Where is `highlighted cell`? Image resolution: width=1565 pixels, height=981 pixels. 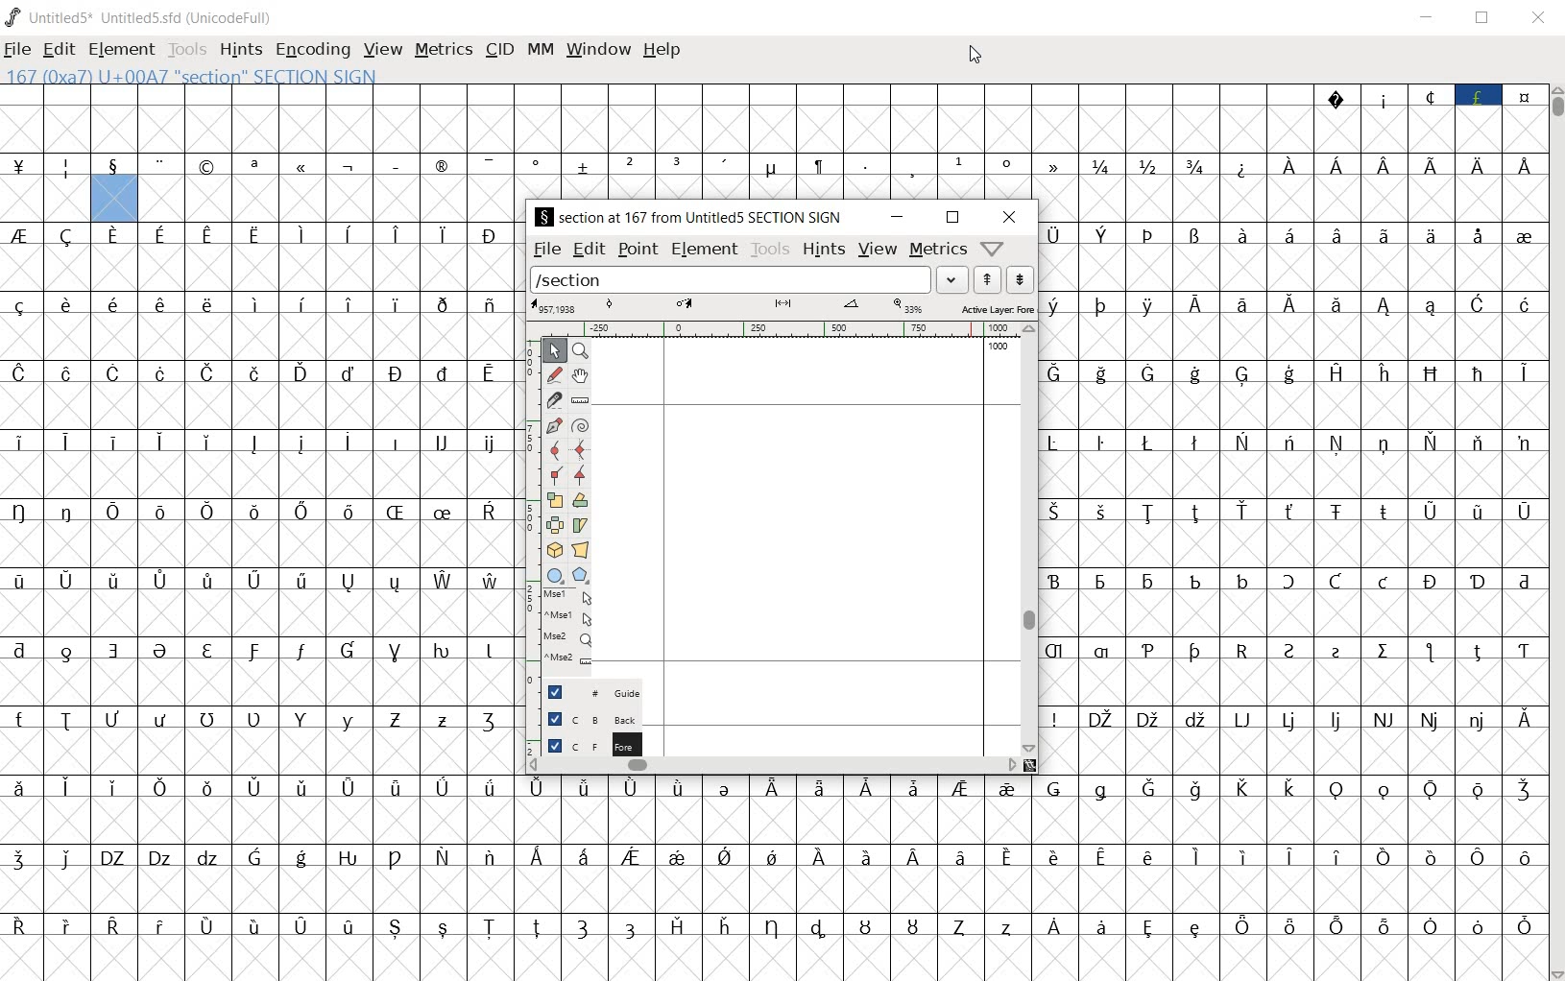 highlighted cell is located at coordinates (113, 200).